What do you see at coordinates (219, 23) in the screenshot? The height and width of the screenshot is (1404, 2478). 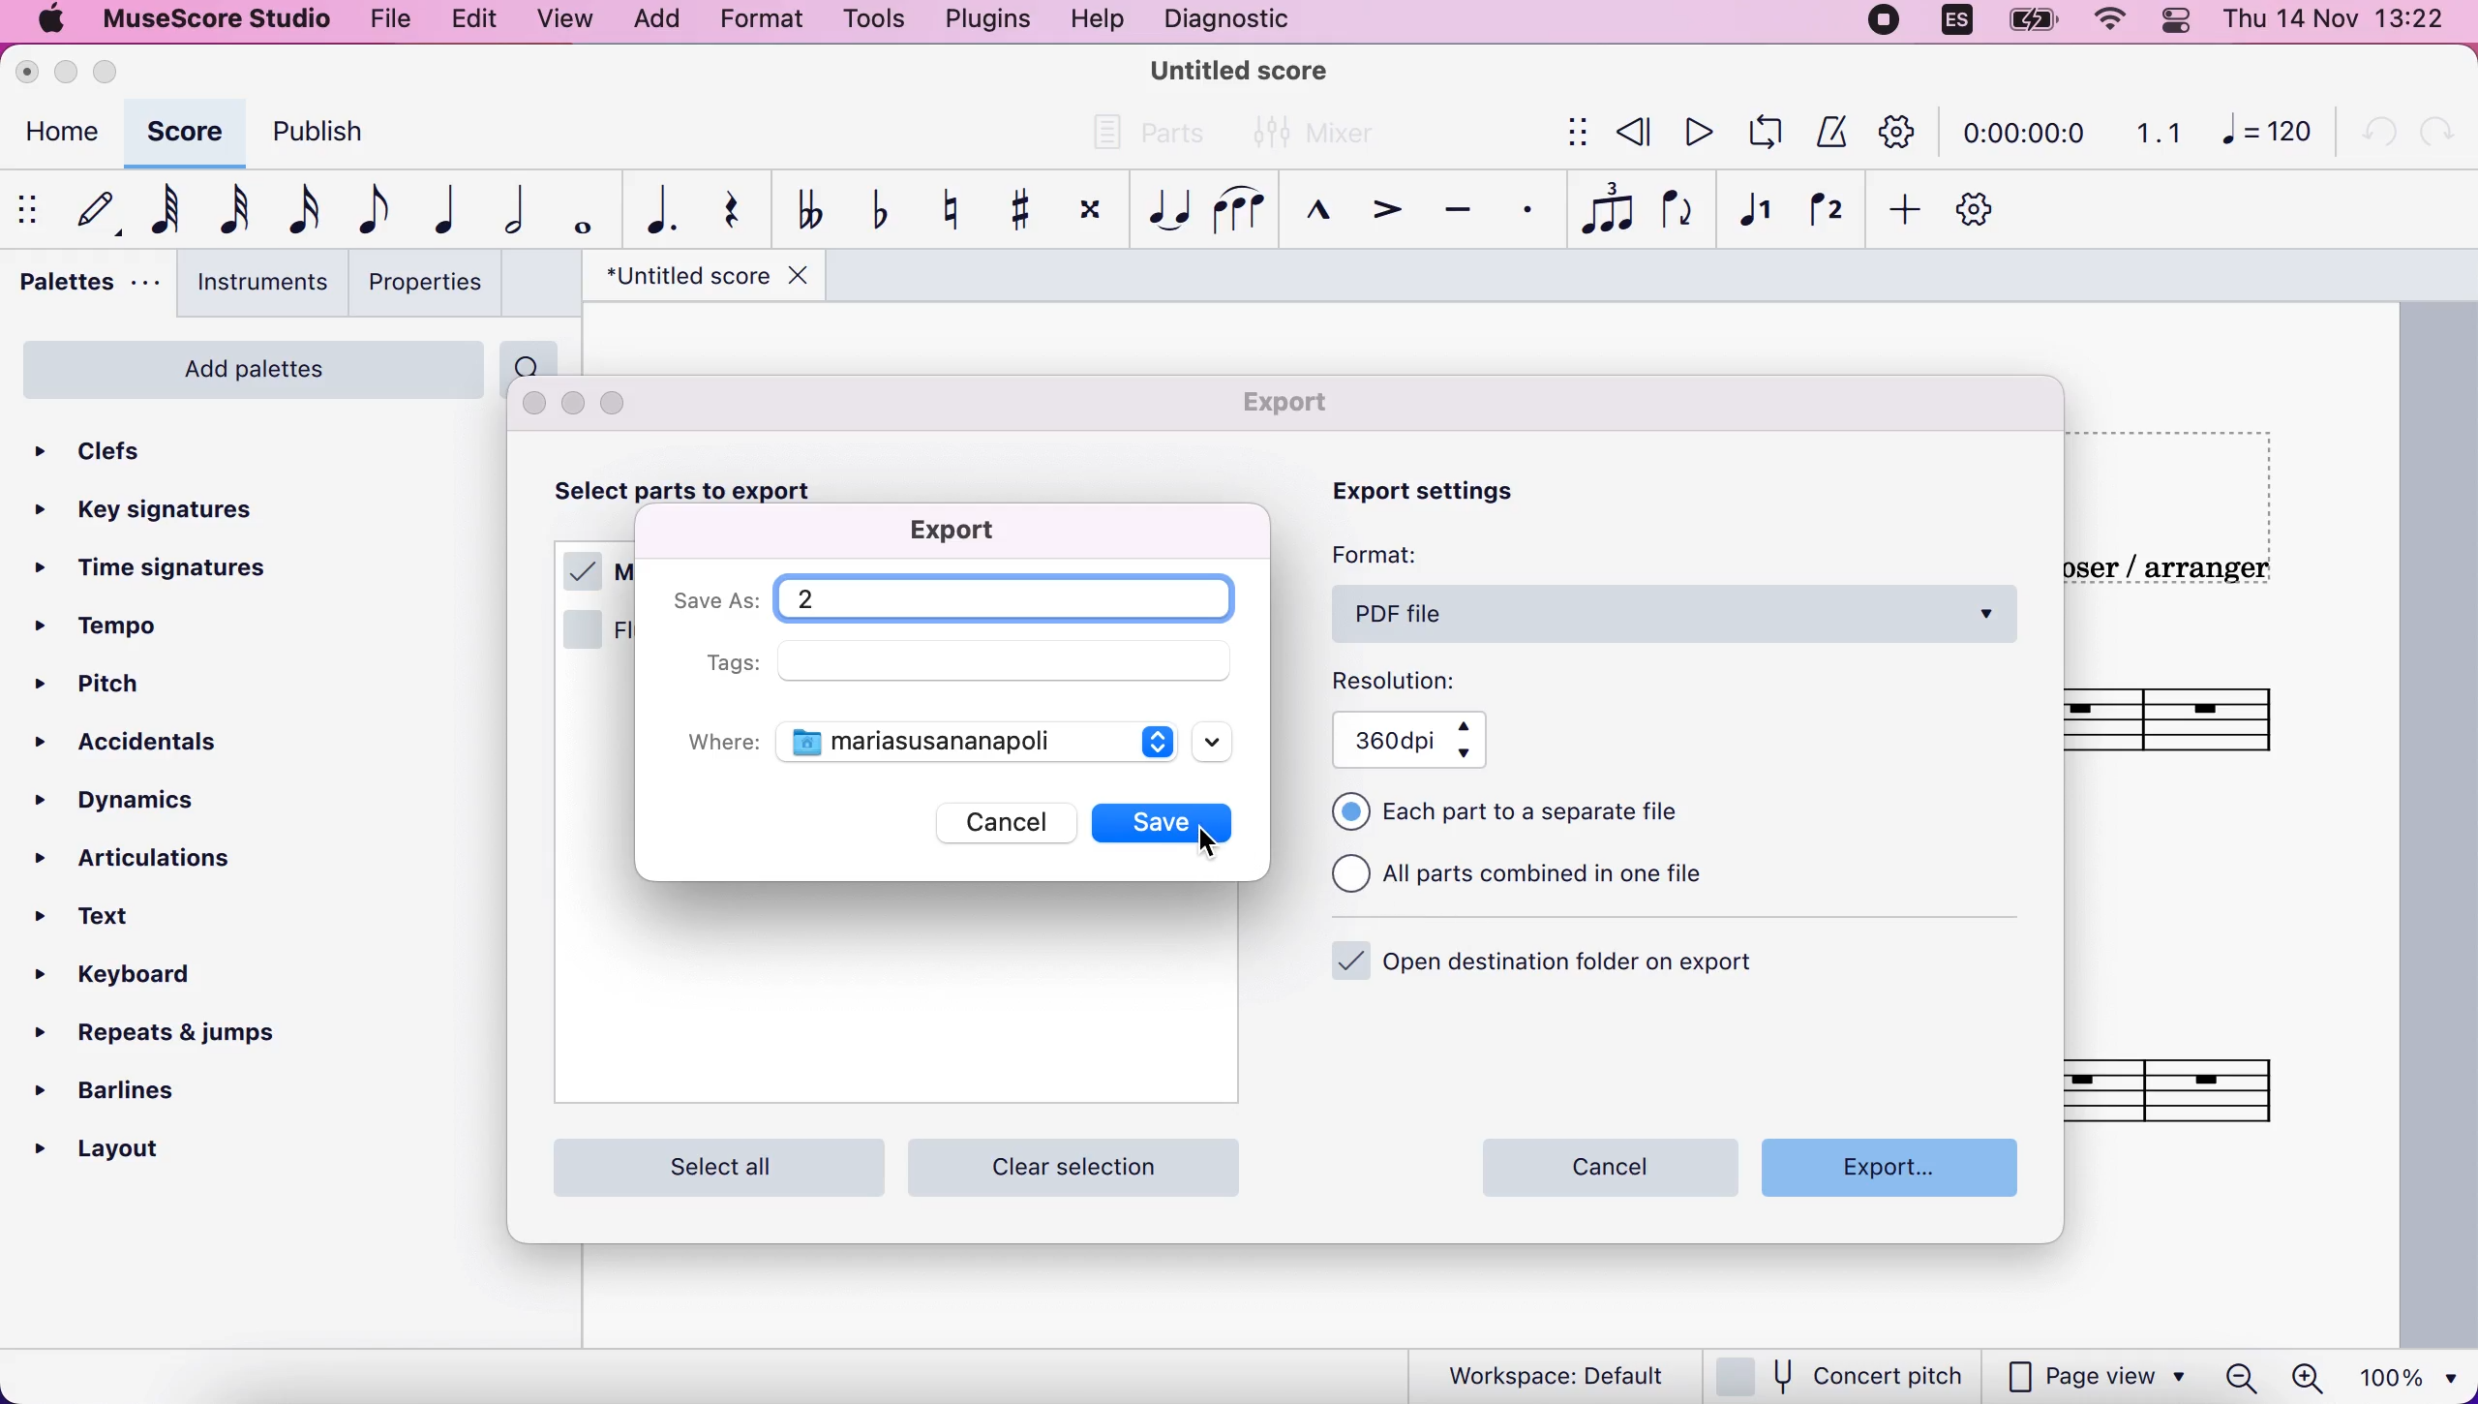 I see `musescore studio` at bounding box center [219, 23].